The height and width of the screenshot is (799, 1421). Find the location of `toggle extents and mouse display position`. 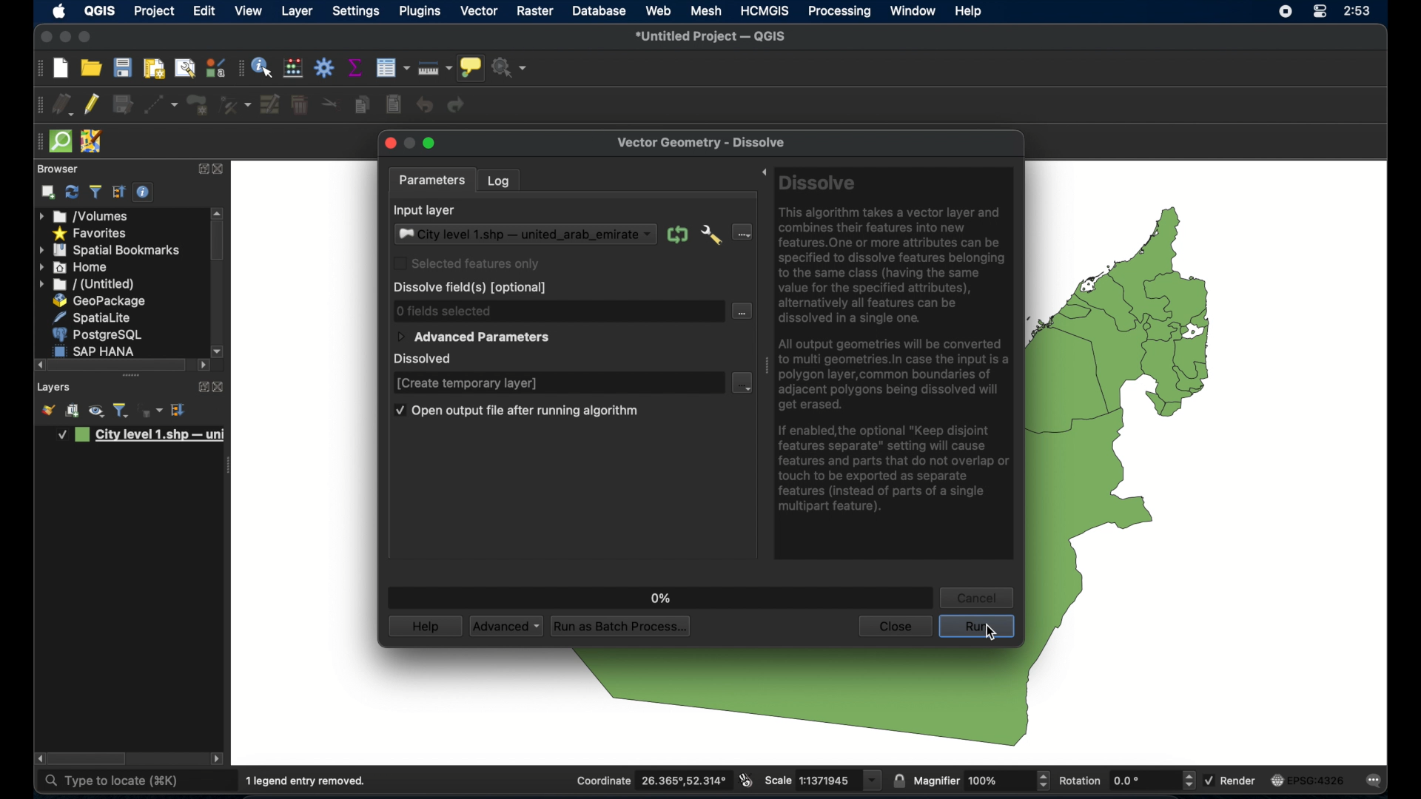

toggle extents and mouse display position is located at coordinates (746, 780).